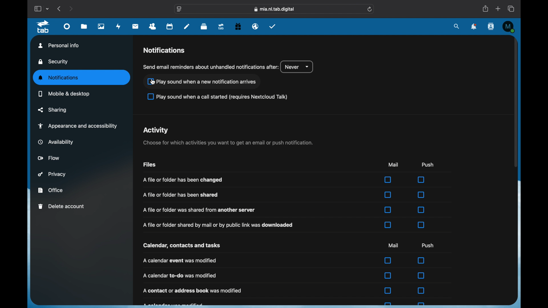 The image size is (548, 308). I want to click on checkbox, so click(421, 260).